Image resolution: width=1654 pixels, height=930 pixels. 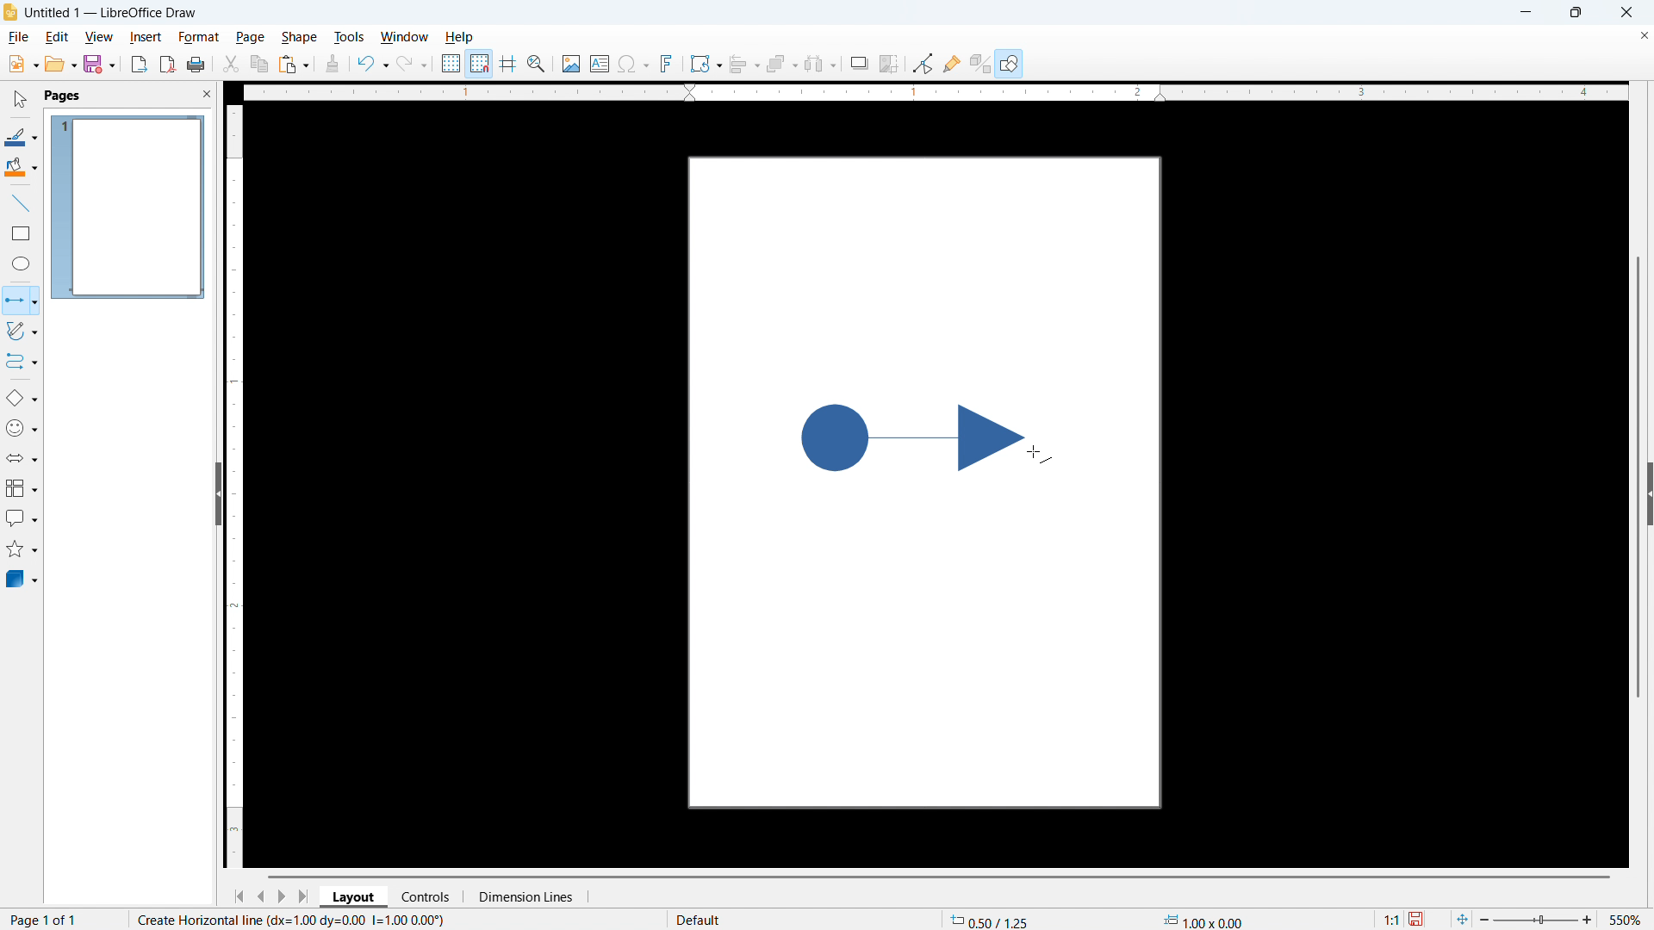 I want to click on save , so click(x=1418, y=920).